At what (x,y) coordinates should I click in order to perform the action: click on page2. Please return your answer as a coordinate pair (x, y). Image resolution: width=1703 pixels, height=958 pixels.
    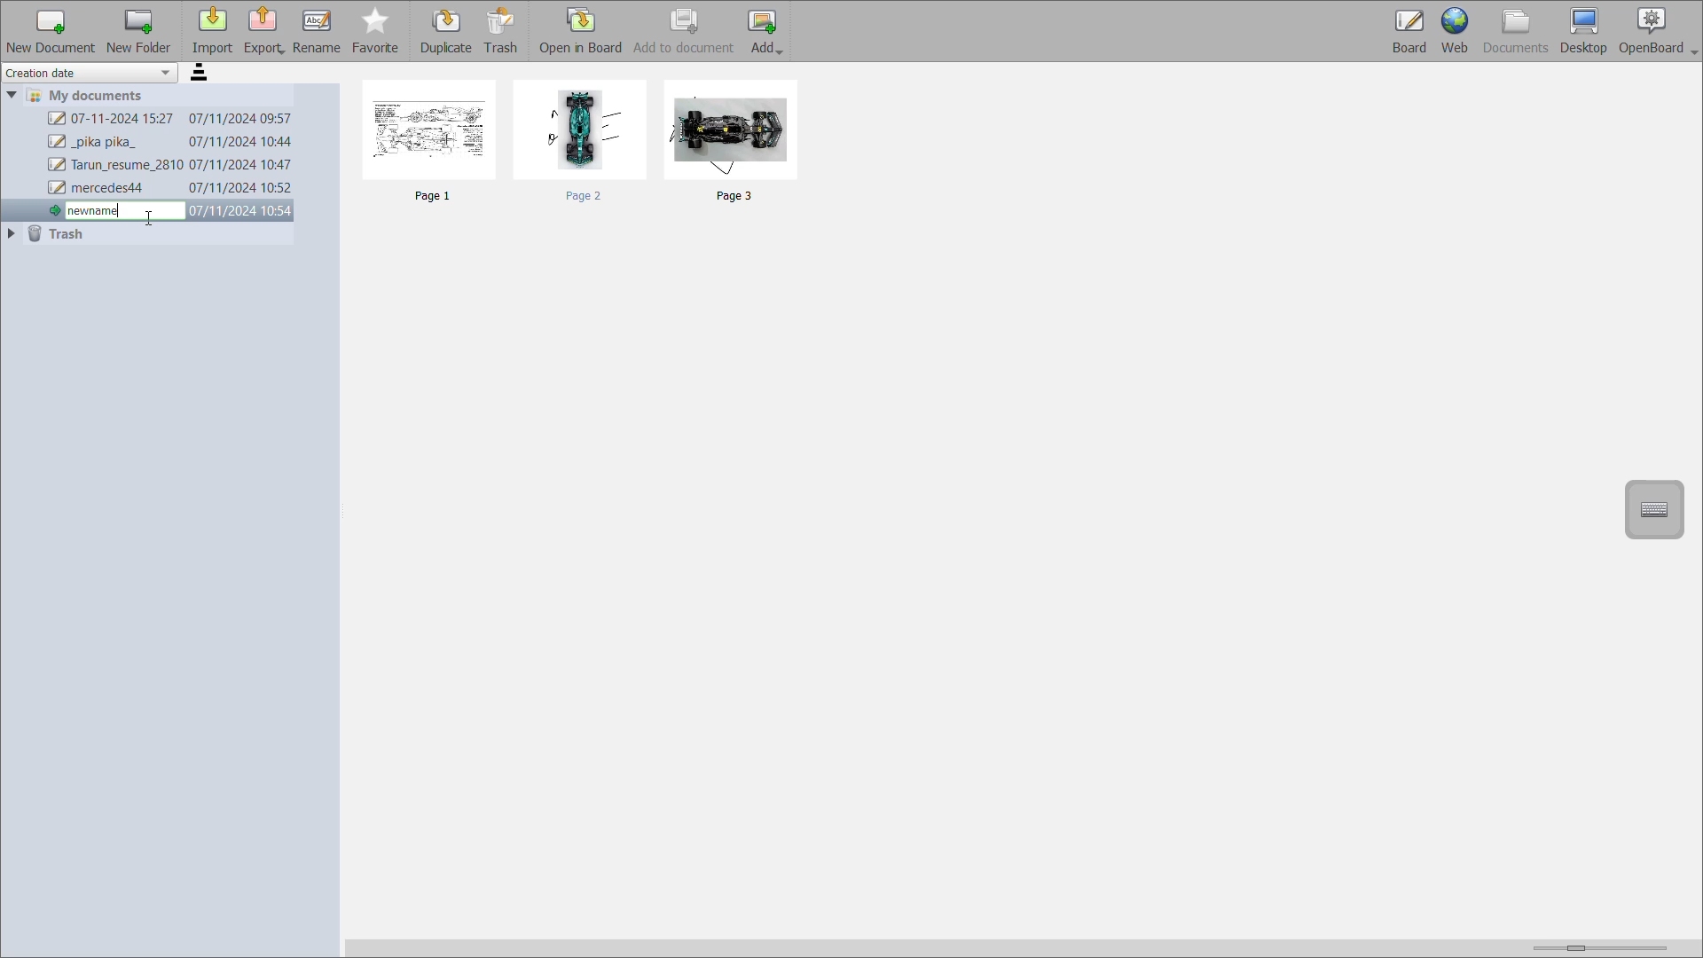
    Looking at the image, I should click on (584, 140).